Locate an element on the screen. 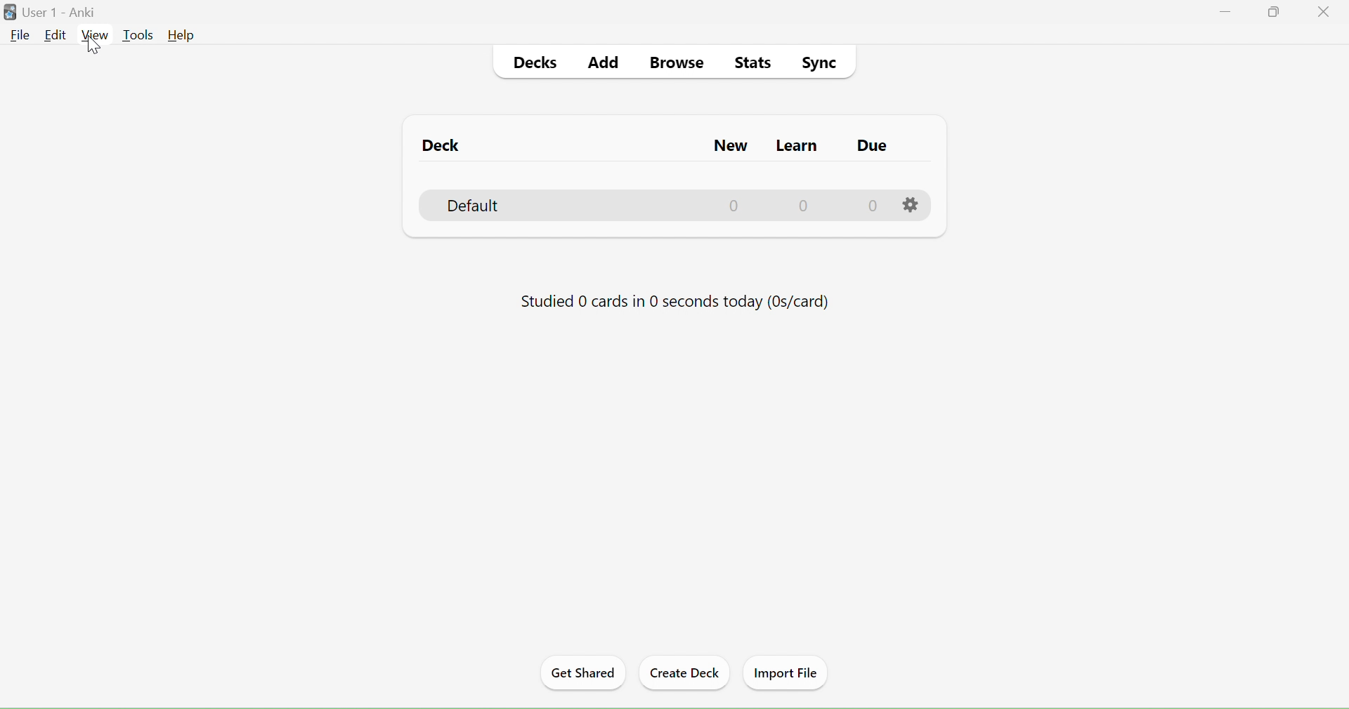 The height and width of the screenshot is (709, 1349). decks is located at coordinates (537, 64).